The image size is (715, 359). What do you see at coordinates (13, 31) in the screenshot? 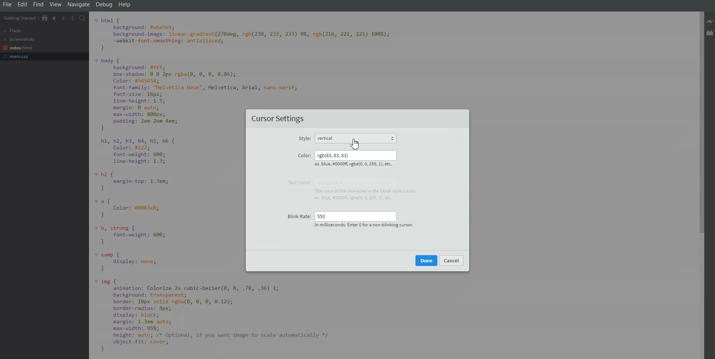
I see `Flash` at bounding box center [13, 31].